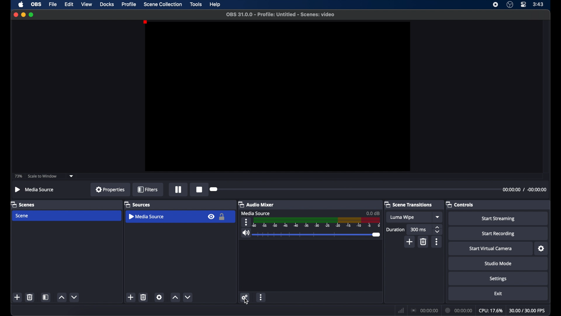 The image size is (561, 316). Describe the element at coordinates (144, 297) in the screenshot. I see `delete` at that location.